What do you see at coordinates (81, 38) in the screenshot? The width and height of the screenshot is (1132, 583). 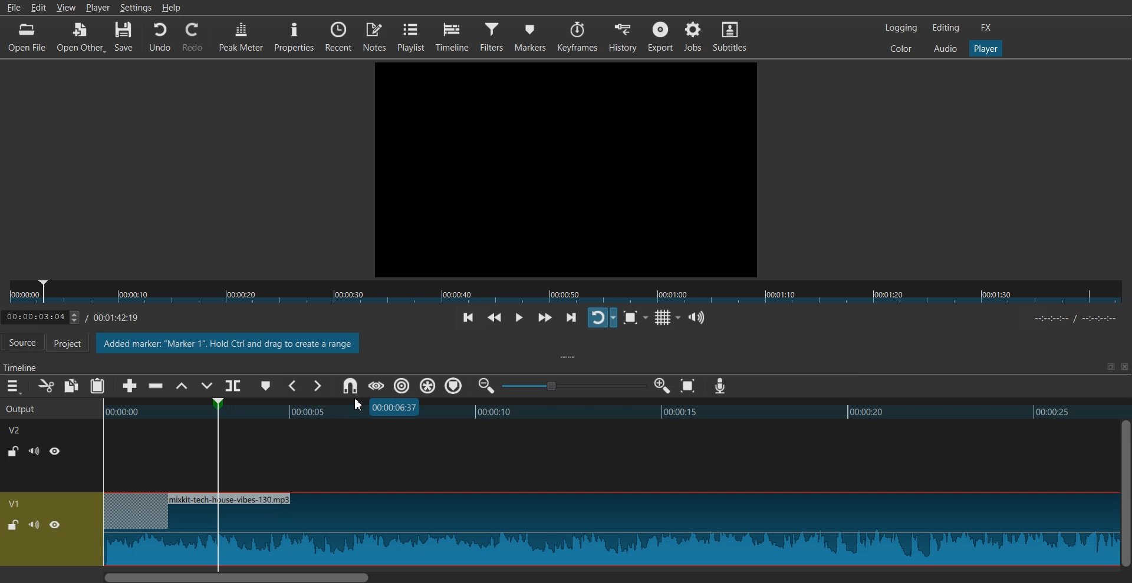 I see `Open Other` at bounding box center [81, 38].